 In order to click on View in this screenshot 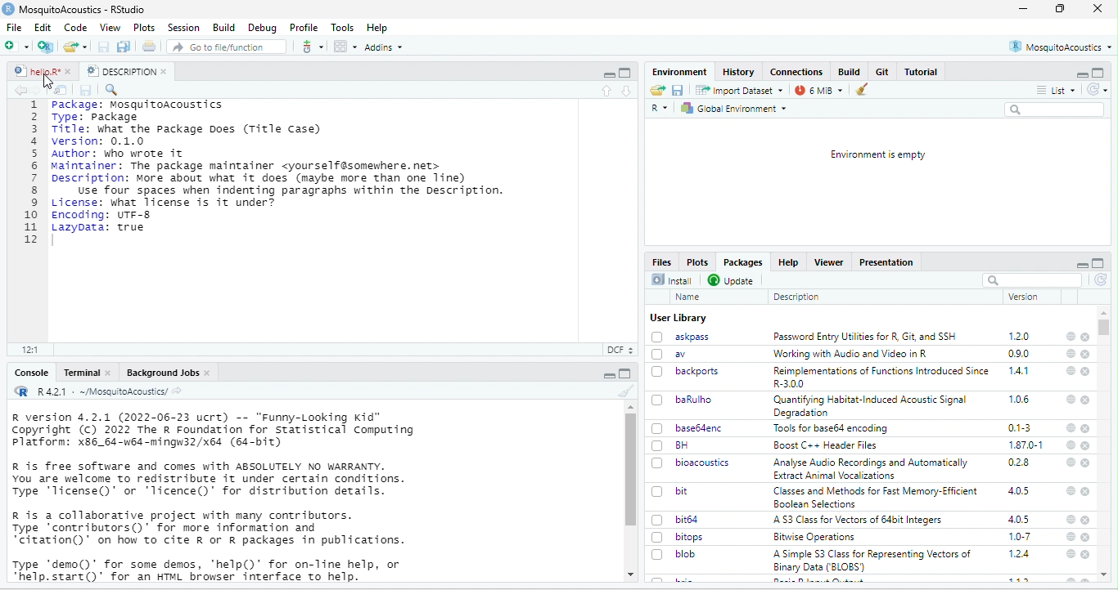, I will do `click(110, 26)`.